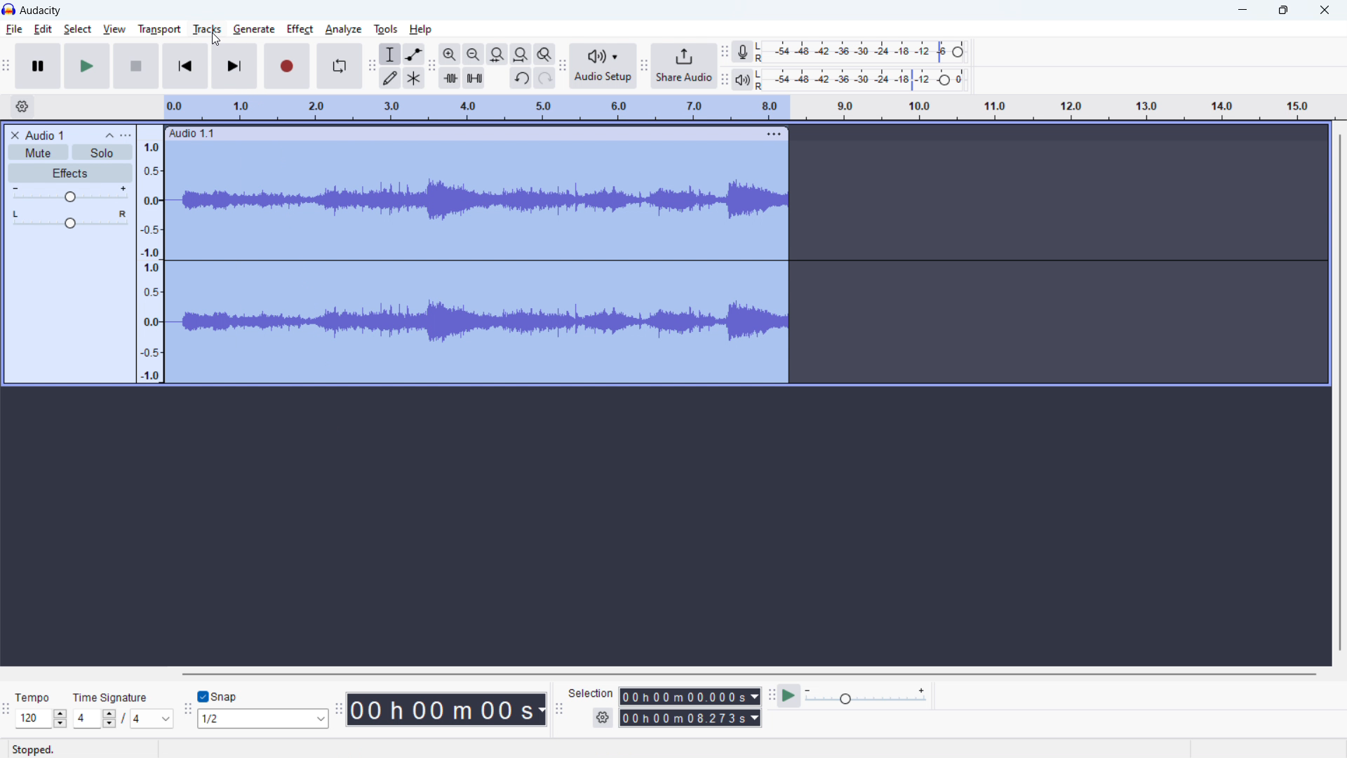  I want to click on snapping toolbar, so click(186, 708).